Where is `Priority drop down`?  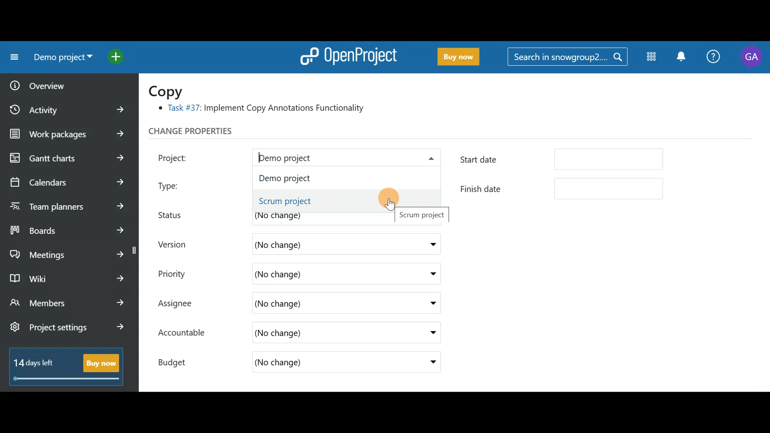 Priority drop down is located at coordinates (425, 273).